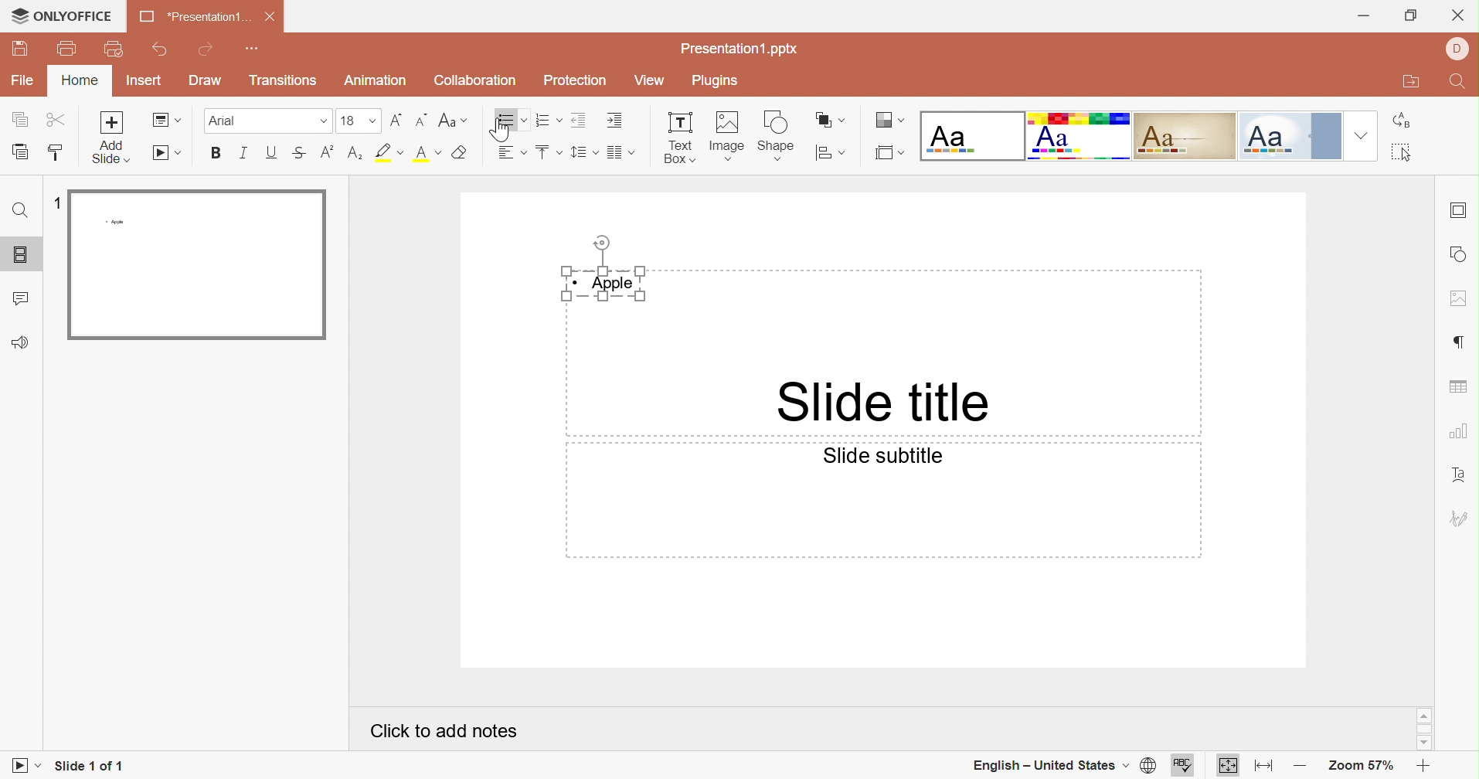  What do you see at coordinates (1428, 743) in the screenshot?
I see `Scroll Down` at bounding box center [1428, 743].